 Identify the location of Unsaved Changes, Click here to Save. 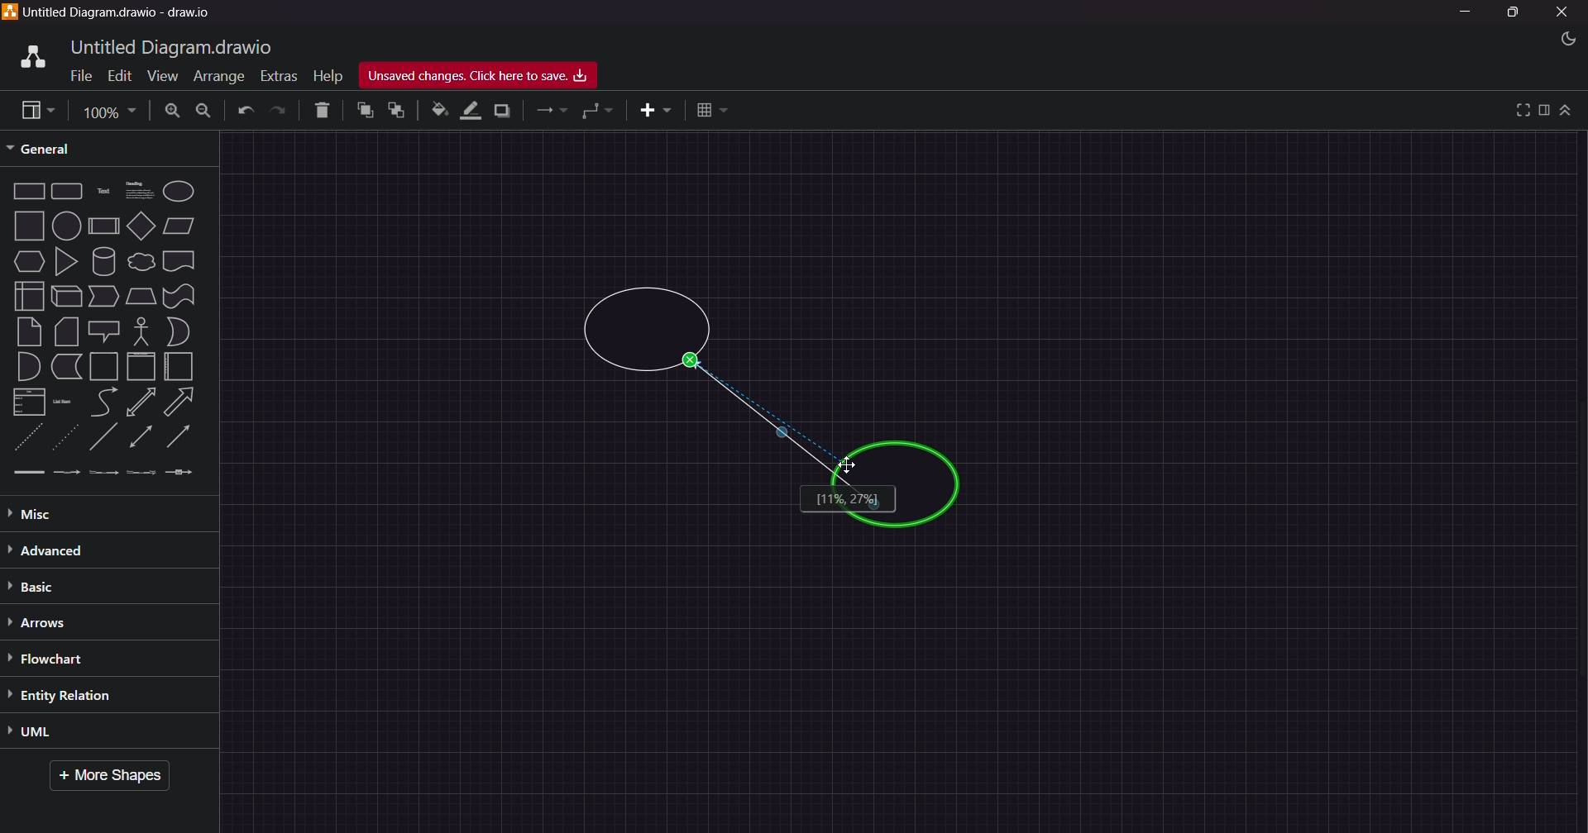
(485, 76).